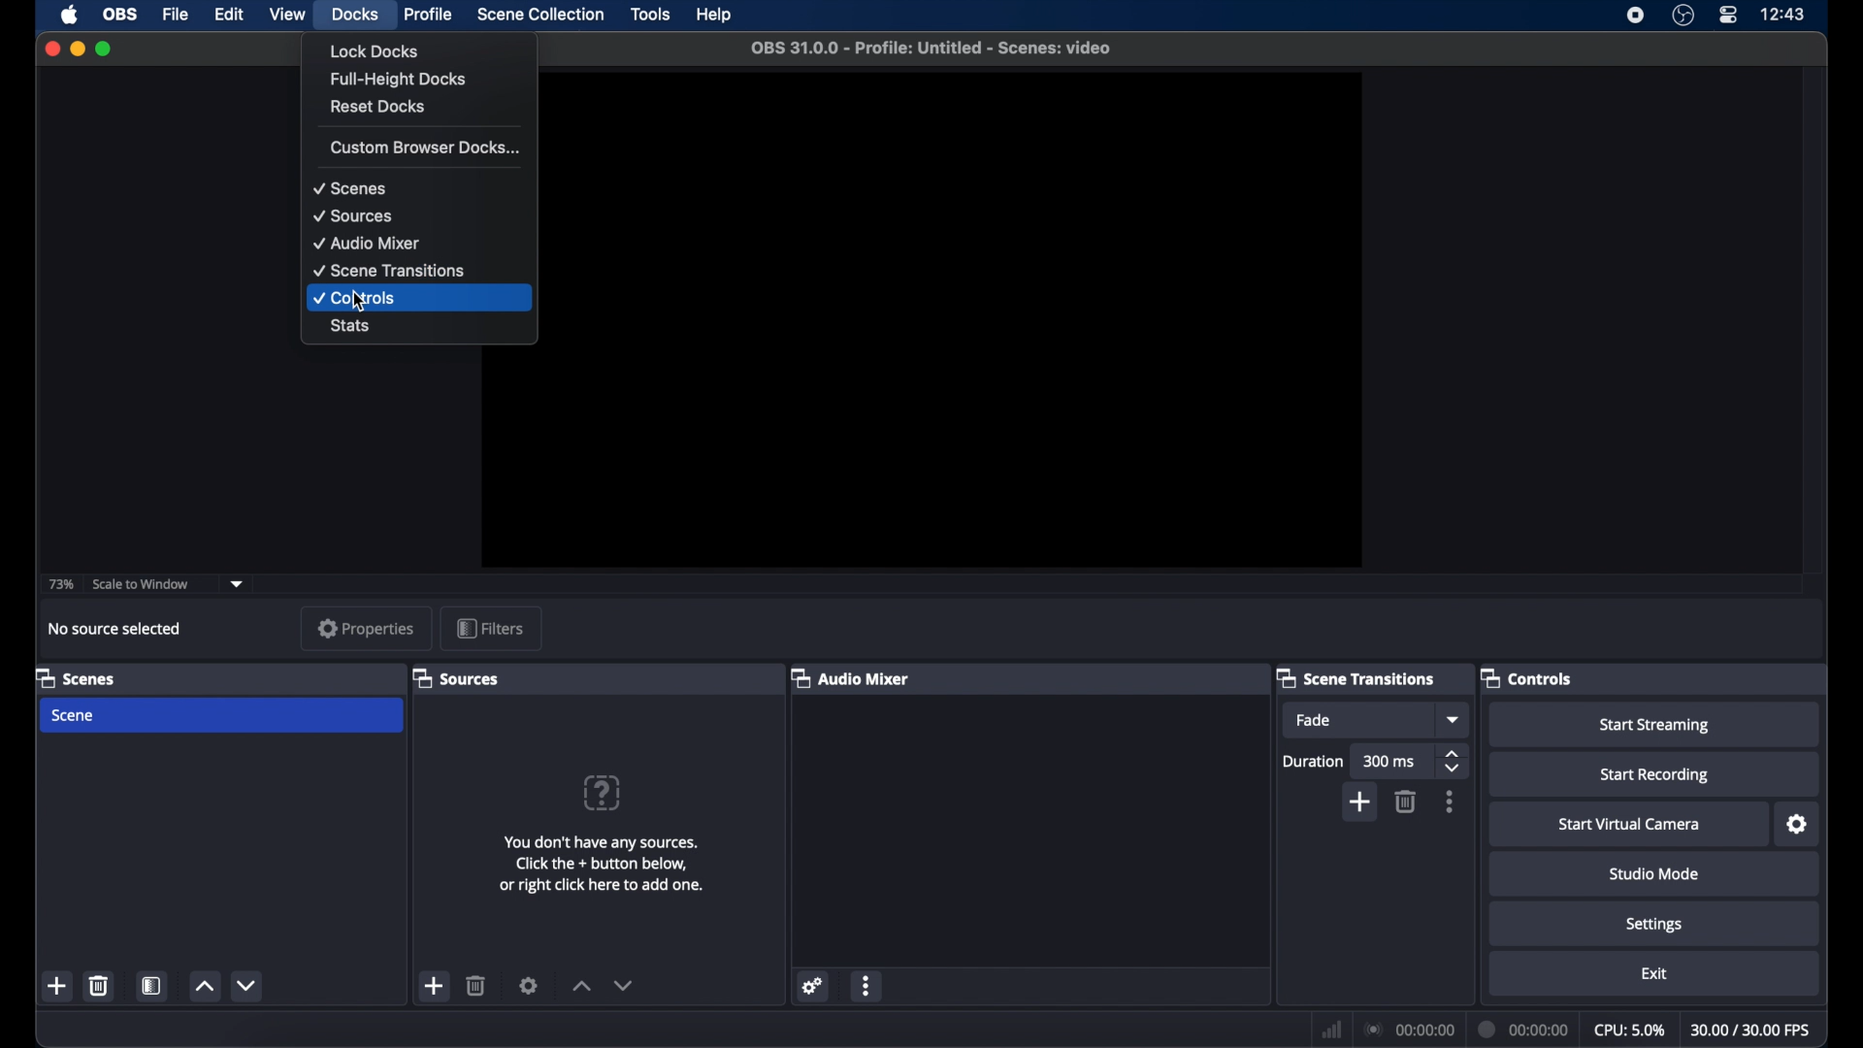  I want to click on settings, so click(813, 986).